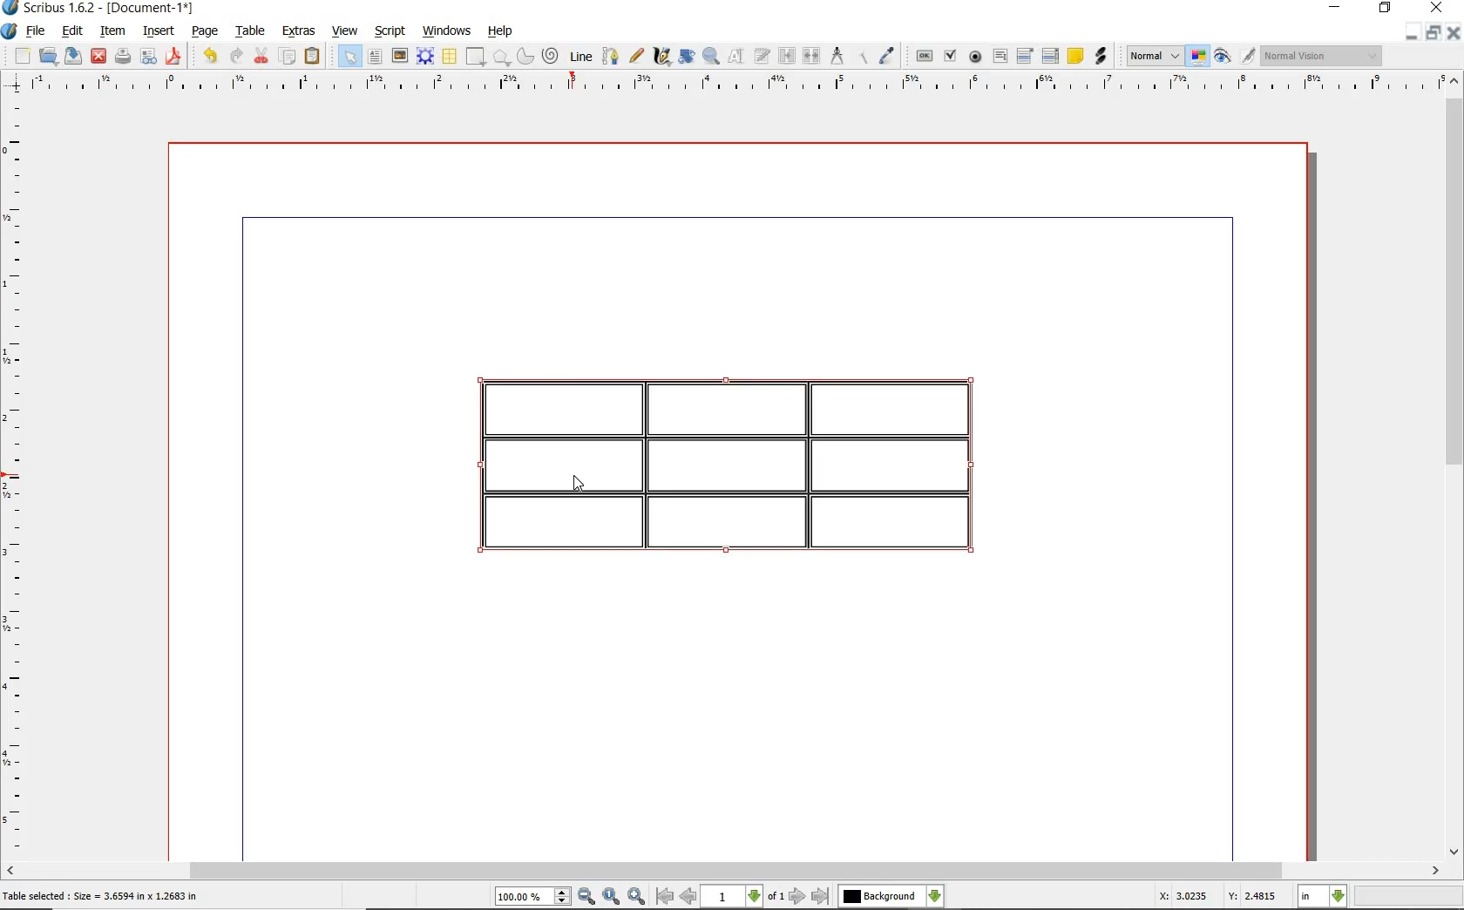 The width and height of the screenshot is (1464, 910). Describe the element at coordinates (210, 57) in the screenshot. I see `undo` at that location.